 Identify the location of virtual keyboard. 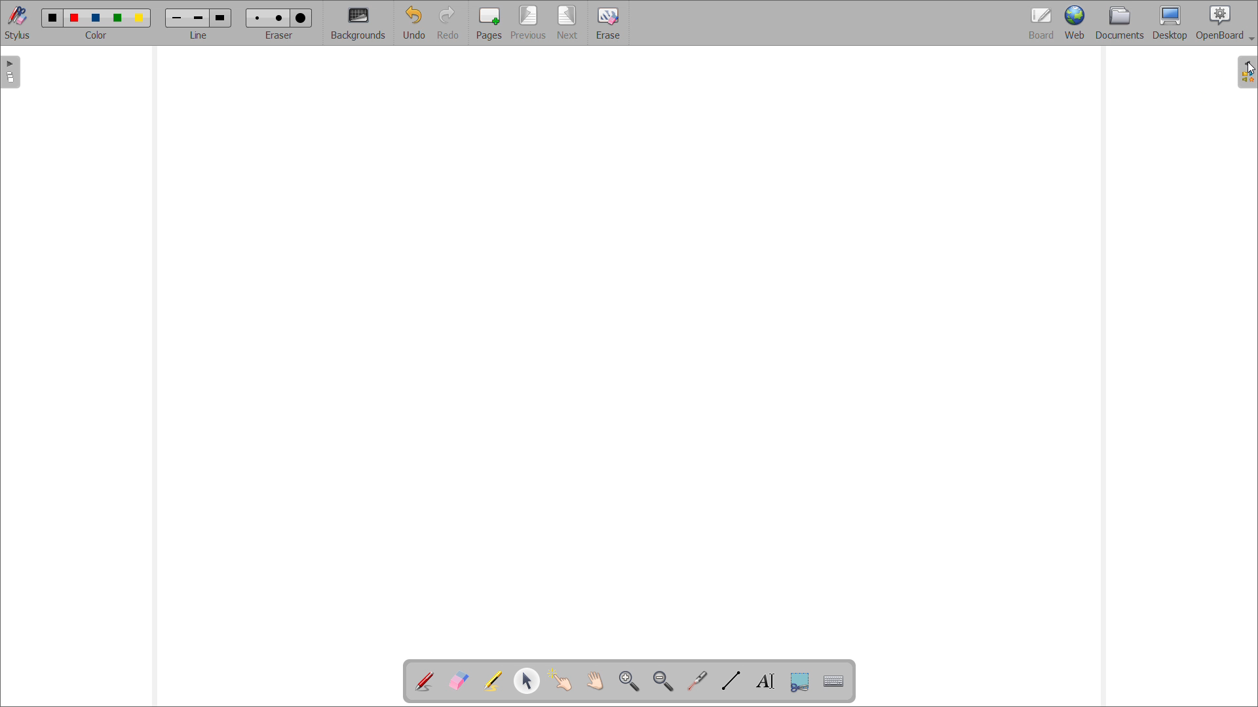
(834, 681).